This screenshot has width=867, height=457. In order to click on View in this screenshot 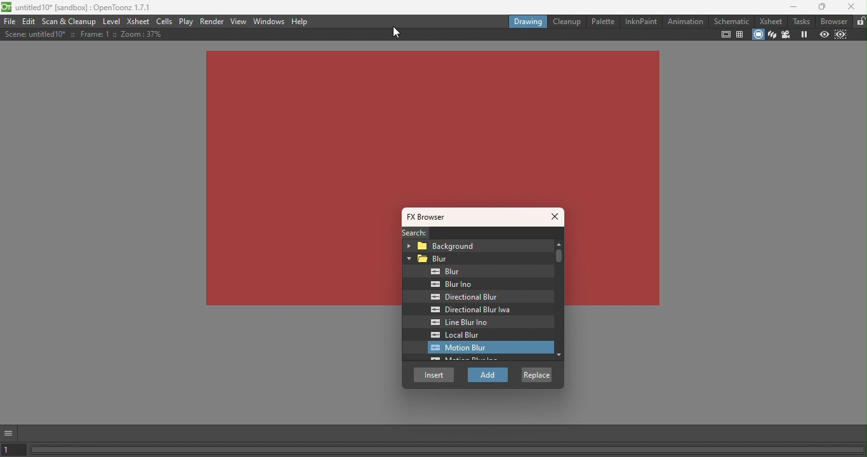, I will do `click(240, 20)`.